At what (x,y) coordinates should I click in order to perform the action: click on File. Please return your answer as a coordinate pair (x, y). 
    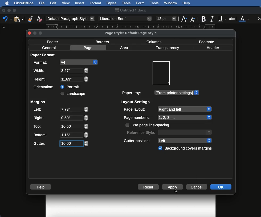
    Looking at the image, I should click on (42, 3).